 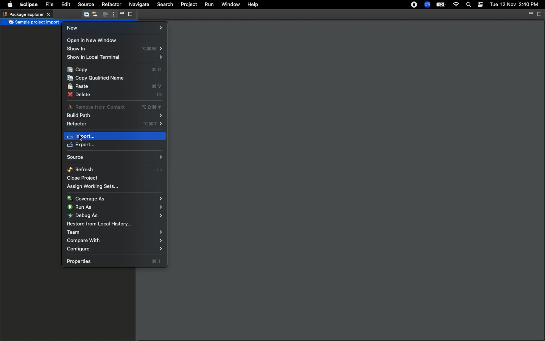 What do you see at coordinates (115, 86) in the screenshot?
I see `Paste` at bounding box center [115, 86].